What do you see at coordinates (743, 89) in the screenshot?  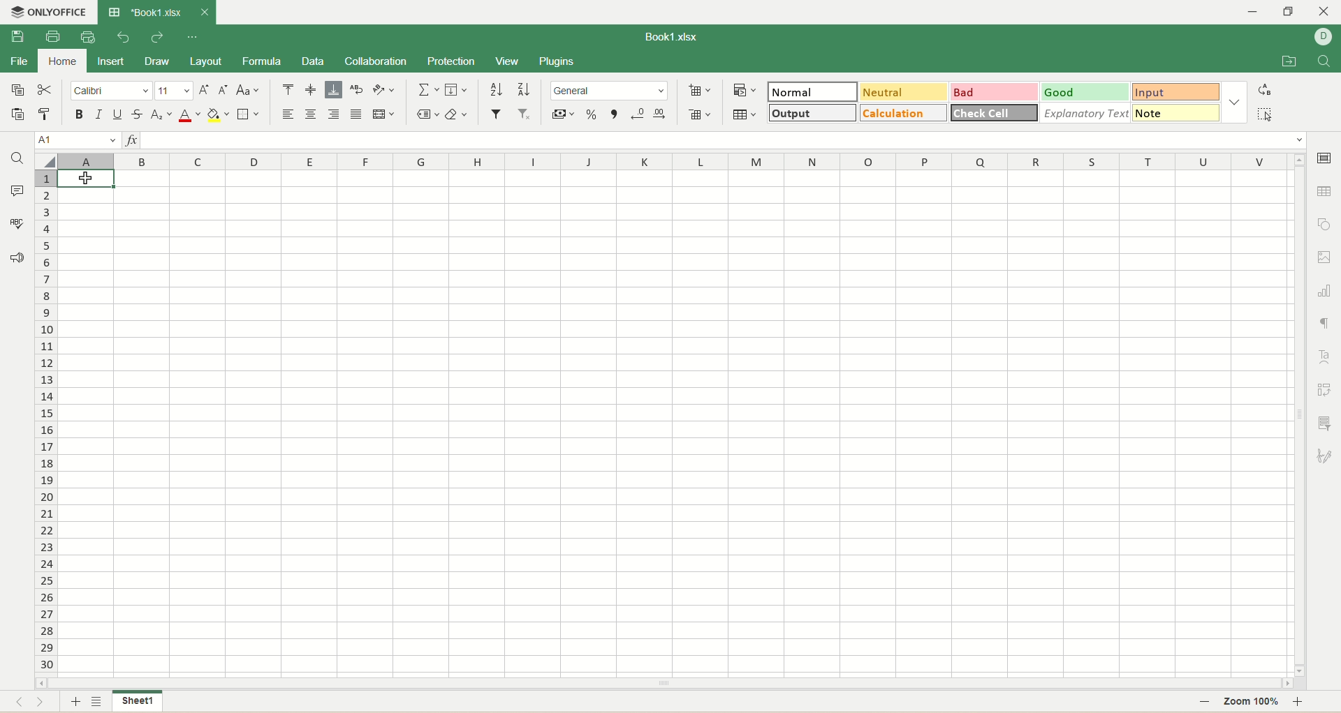 I see `conditional formatting` at bounding box center [743, 89].